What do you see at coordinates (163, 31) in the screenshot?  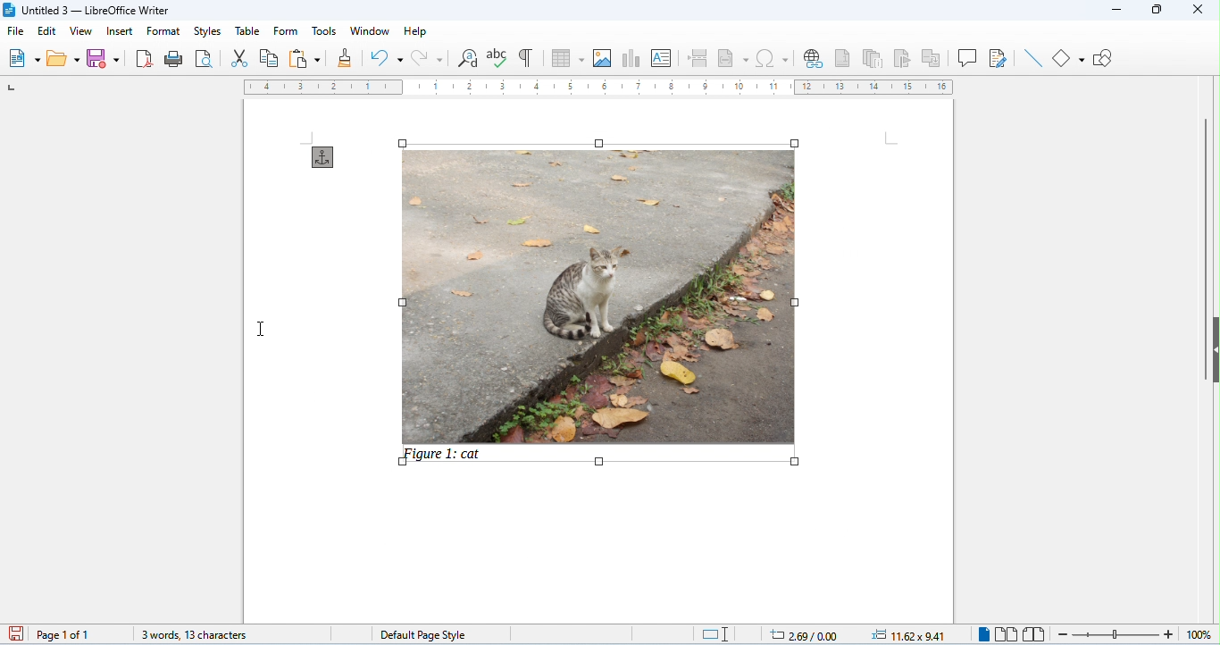 I see `format` at bounding box center [163, 31].